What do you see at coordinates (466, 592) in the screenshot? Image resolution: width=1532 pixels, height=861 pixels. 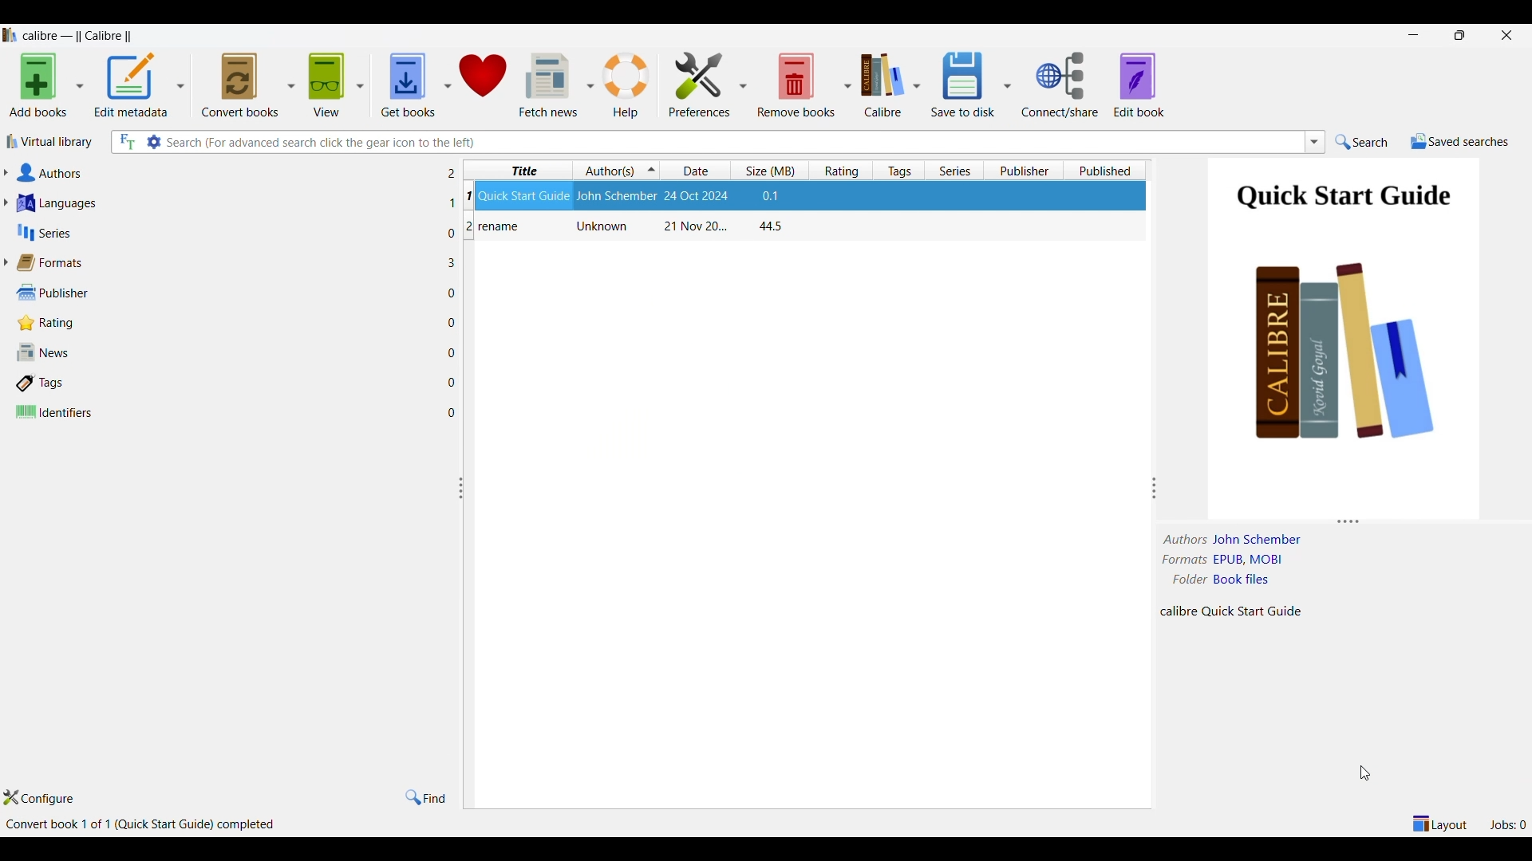 I see `Change width of panels attached ` at bounding box center [466, 592].